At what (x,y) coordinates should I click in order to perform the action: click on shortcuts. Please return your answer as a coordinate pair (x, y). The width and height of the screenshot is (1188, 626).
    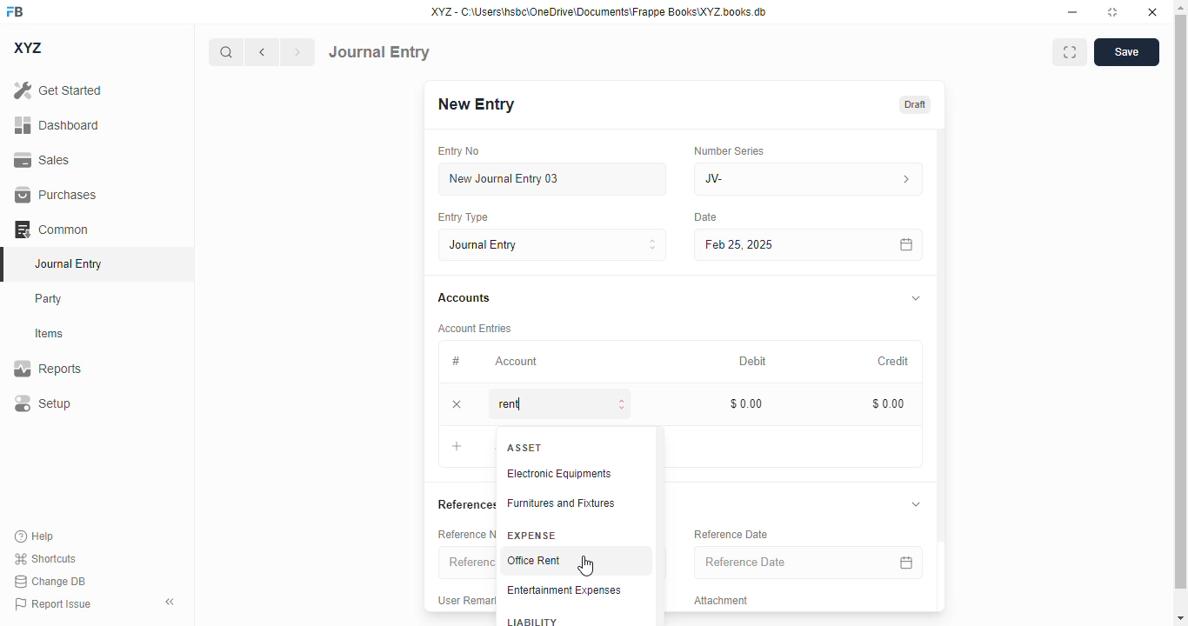
    Looking at the image, I should click on (44, 558).